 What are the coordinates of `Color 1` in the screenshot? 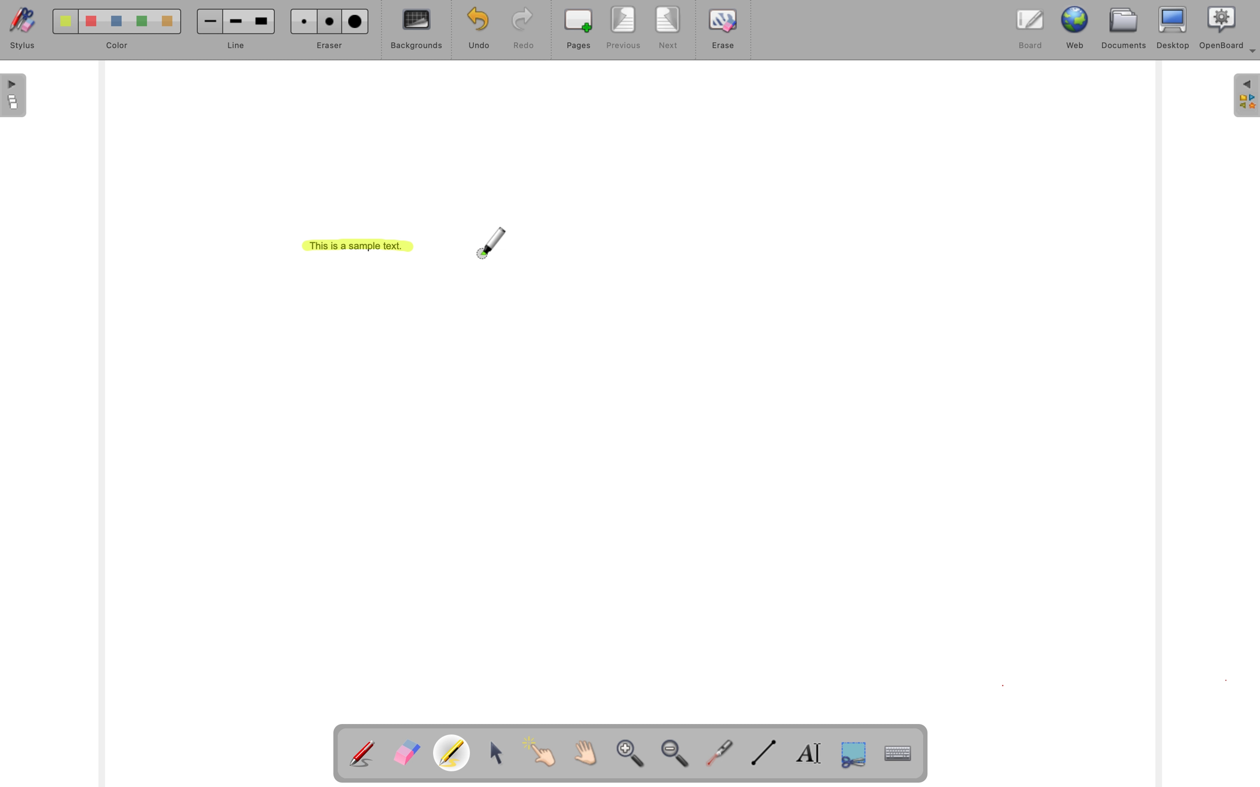 It's located at (67, 22).